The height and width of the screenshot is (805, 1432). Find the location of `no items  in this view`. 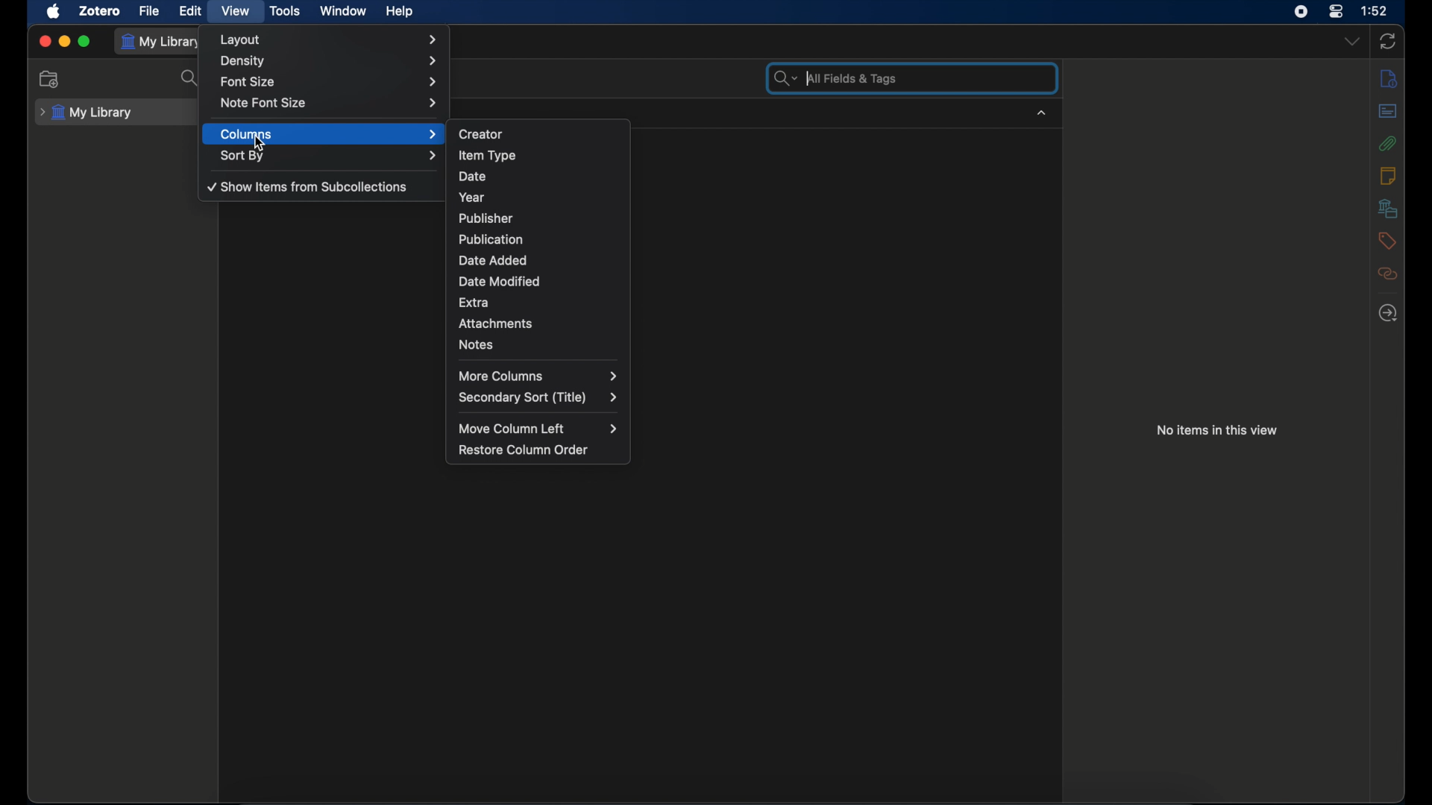

no items  in this view is located at coordinates (1218, 429).